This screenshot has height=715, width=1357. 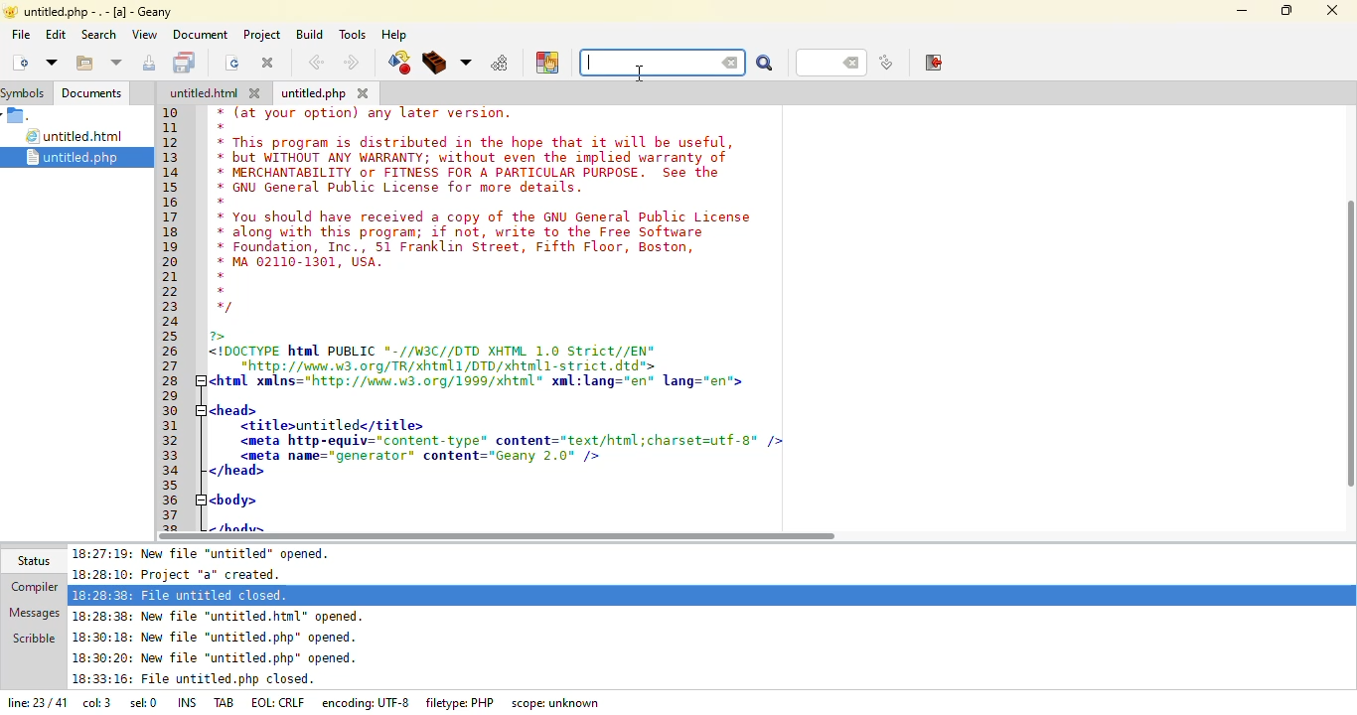 What do you see at coordinates (32, 560) in the screenshot?
I see `status` at bounding box center [32, 560].